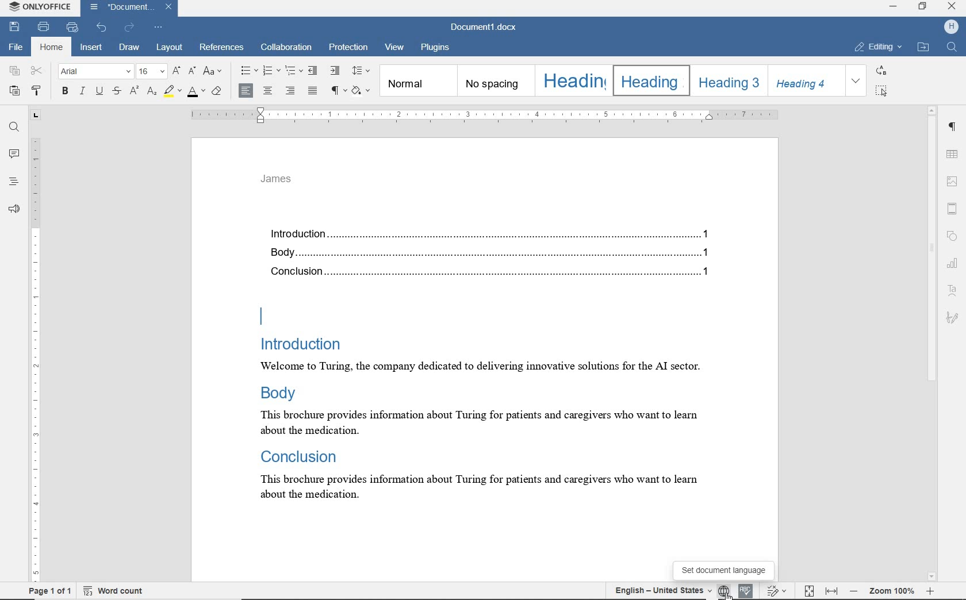  Describe the element at coordinates (746, 590) in the screenshot. I see `spell check` at that location.